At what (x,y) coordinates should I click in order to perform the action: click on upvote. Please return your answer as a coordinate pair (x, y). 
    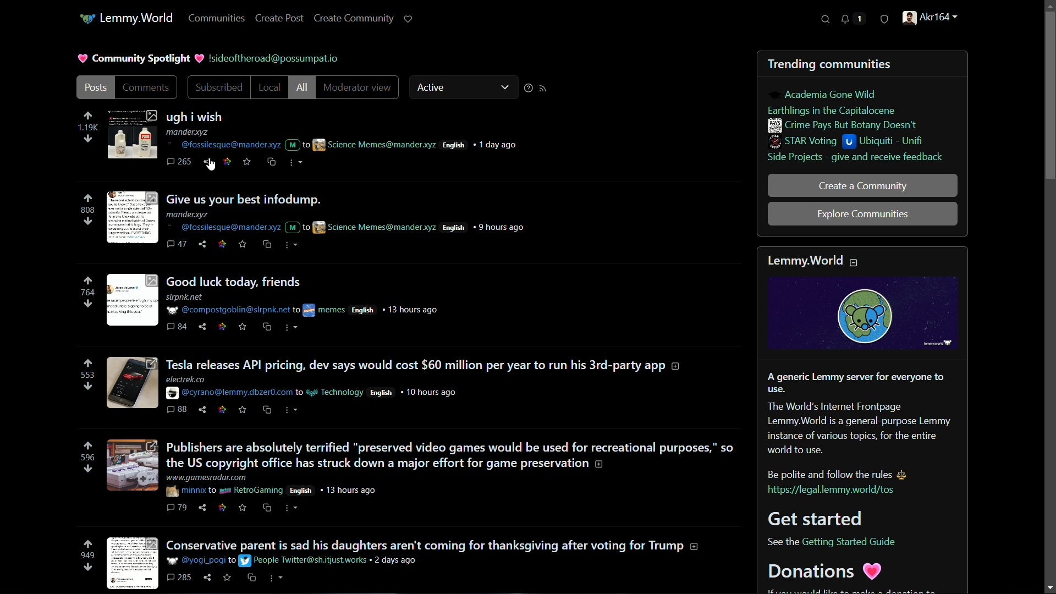
    Looking at the image, I should click on (88, 545).